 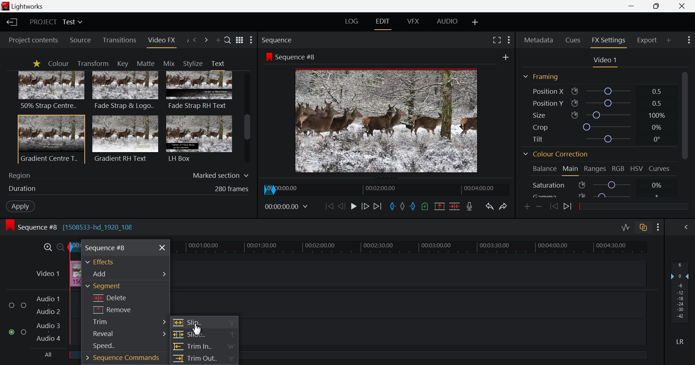 I want to click on Video Settings, so click(x=605, y=60).